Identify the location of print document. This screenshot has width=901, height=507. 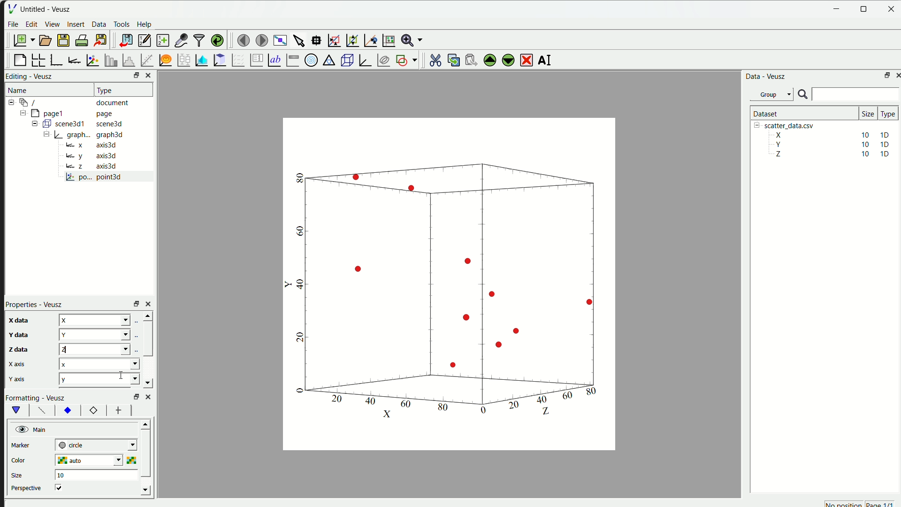
(82, 40).